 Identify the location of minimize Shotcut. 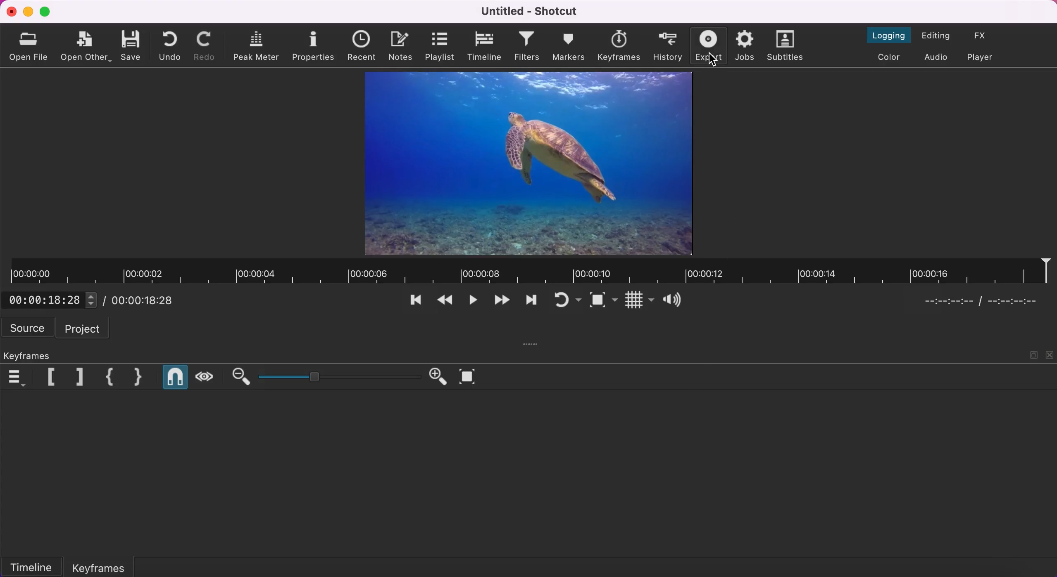
(28, 12).